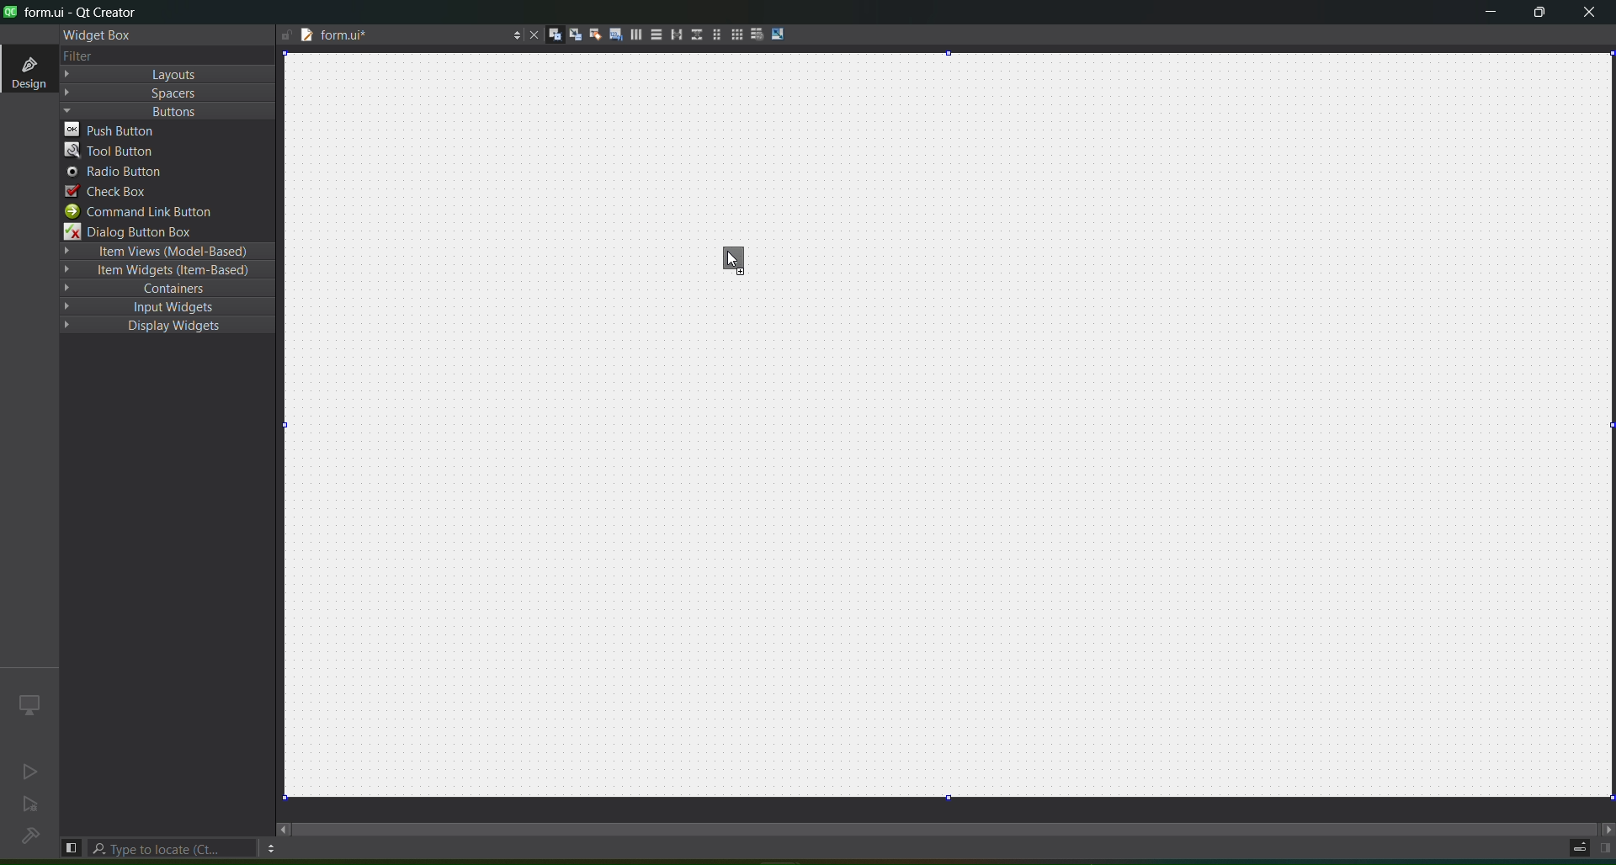 The height and width of the screenshot is (865, 1616). Describe the element at coordinates (1587, 15) in the screenshot. I see `close` at that location.